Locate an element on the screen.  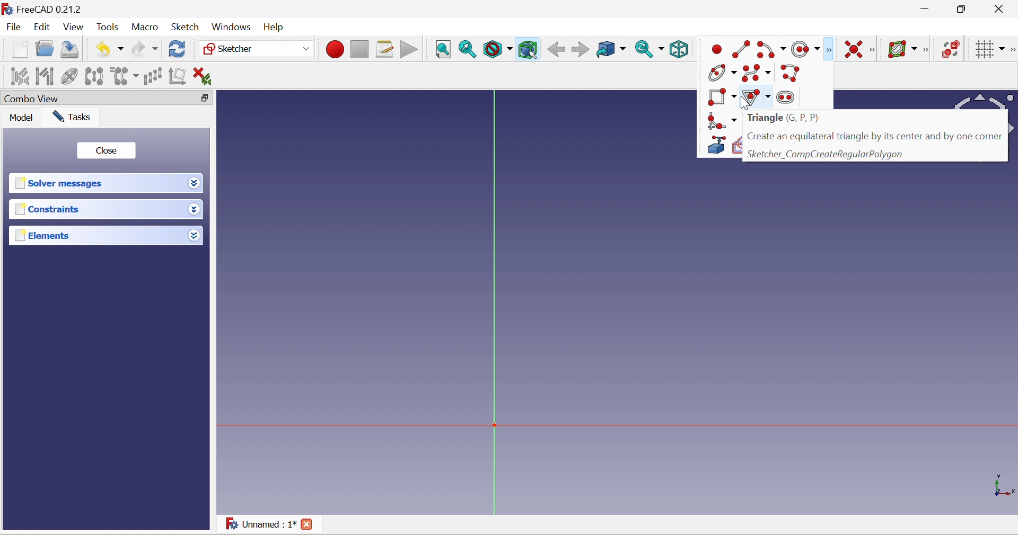
Forward is located at coordinates (581, 50).